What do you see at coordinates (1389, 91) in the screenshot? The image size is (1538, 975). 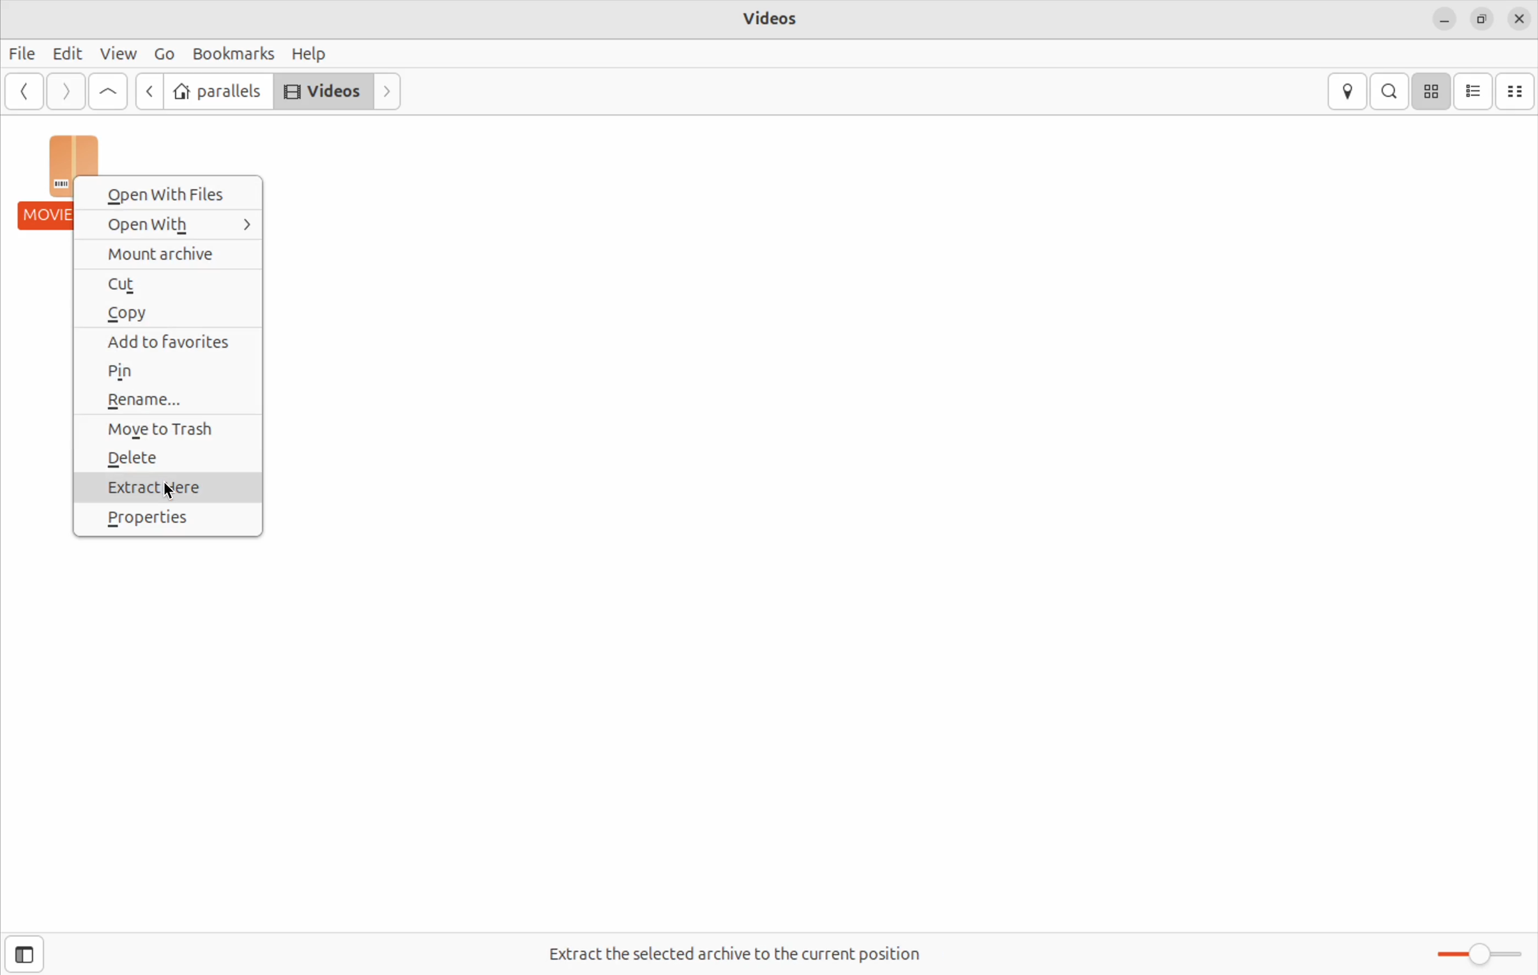 I see `search` at bounding box center [1389, 91].